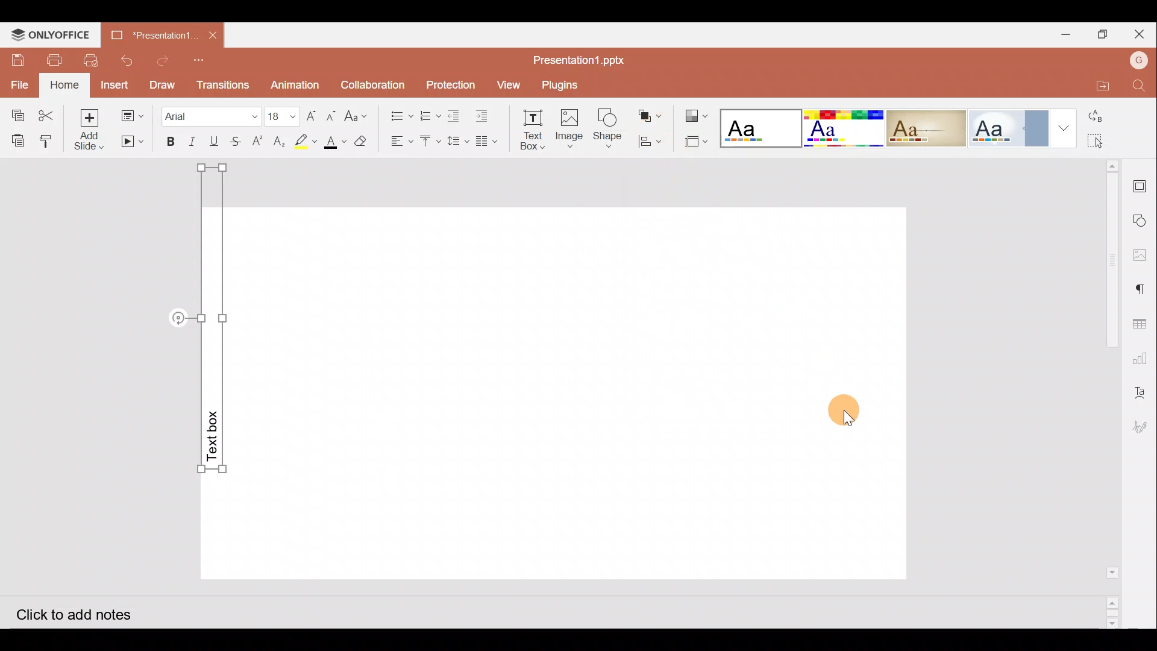  Describe the element at coordinates (374, 84) in the screenshot. I see `Collaboration` at that location.